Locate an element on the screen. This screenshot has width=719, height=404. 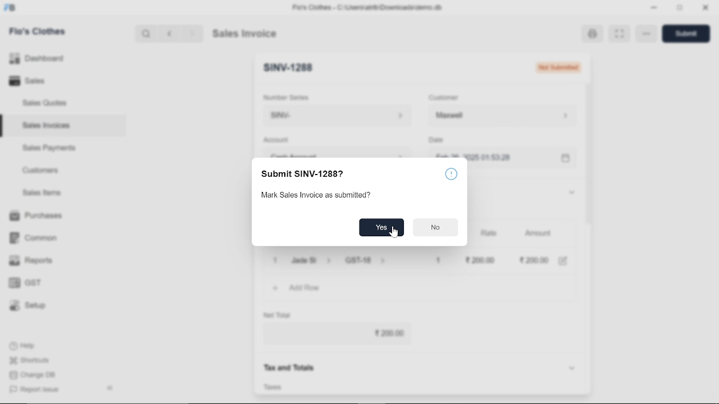
Yes  is located at coordinates (381, 227).